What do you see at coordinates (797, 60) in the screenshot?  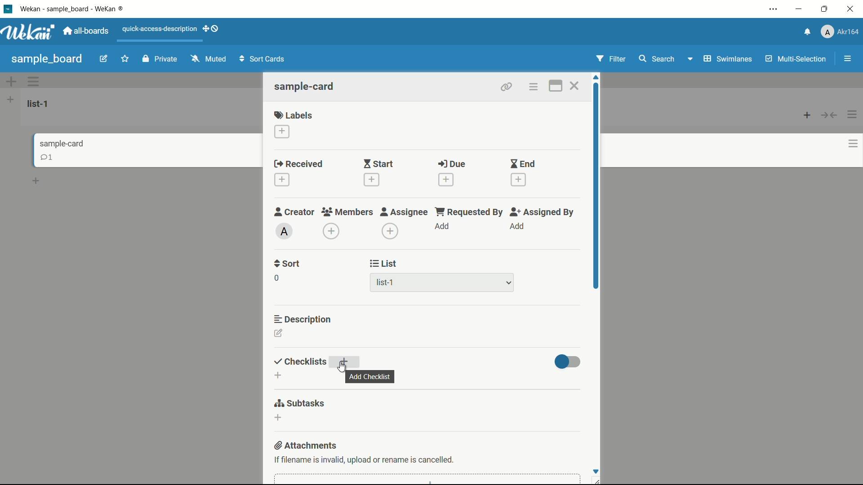 I see ` Multi-Selection` at bounding box center [797, 60].